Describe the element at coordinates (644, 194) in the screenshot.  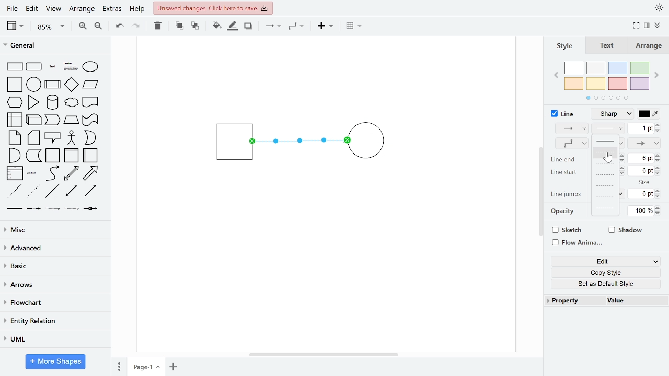
I see `change line jumps` at that location.